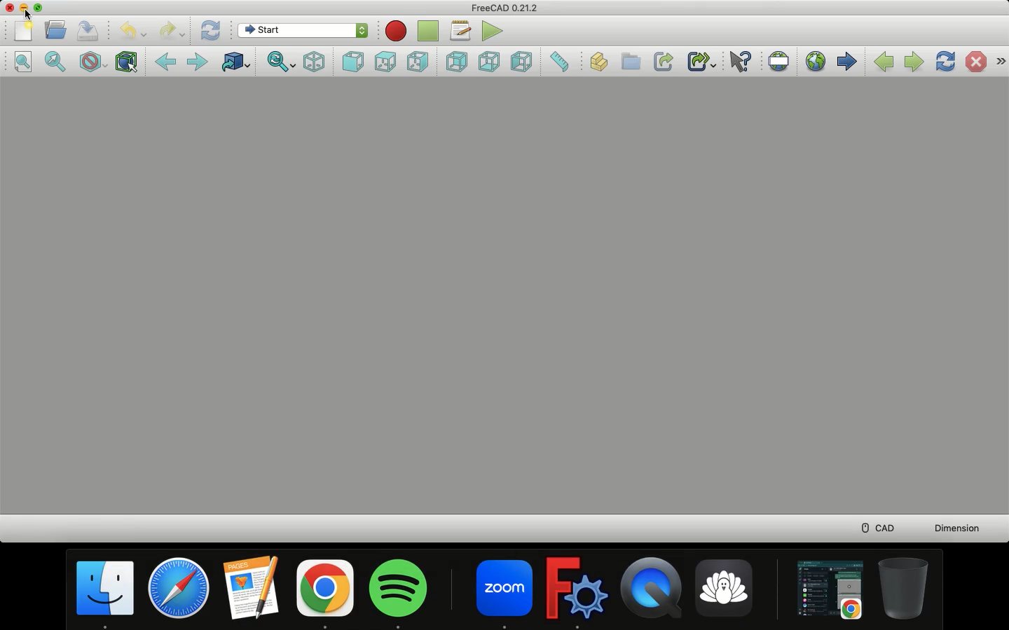  What do you see at coordinates (395, 30) in the screenshot?
I see `macro reading` at bounding box center [395, 30].